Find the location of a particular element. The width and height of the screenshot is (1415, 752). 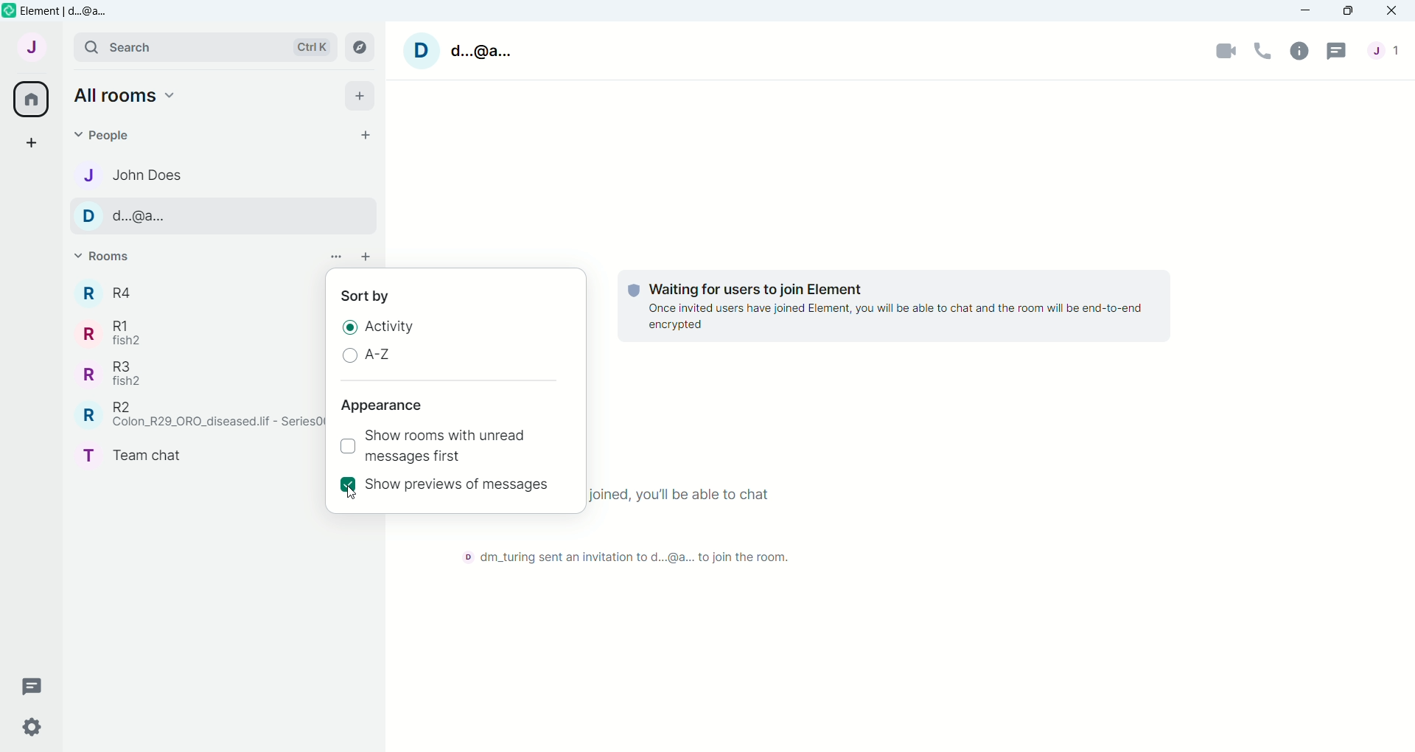

Selected check box is located at coordinates (348, 486).